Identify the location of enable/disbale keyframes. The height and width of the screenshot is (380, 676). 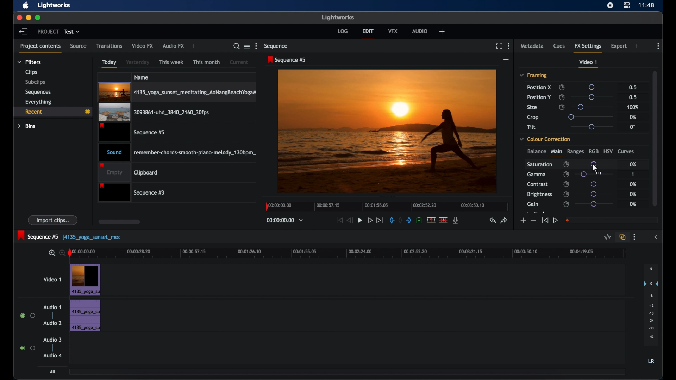
(567, 164).